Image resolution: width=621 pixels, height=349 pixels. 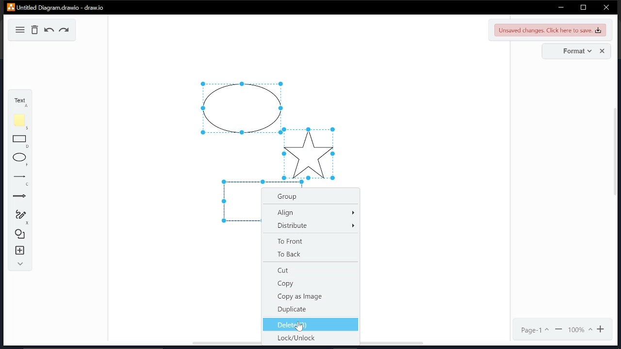 I want to click on zoom in, so click(x=602, y=329).